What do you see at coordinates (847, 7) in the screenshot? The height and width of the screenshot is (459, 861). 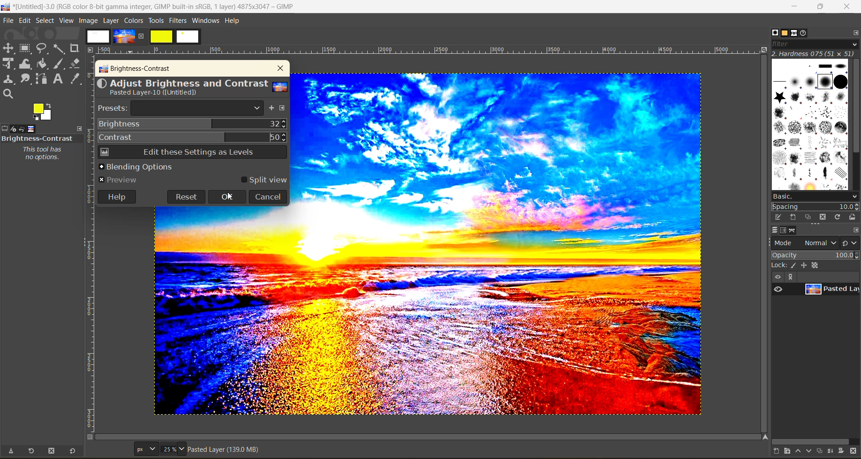 I see `close` at bounding box center [847, 7].